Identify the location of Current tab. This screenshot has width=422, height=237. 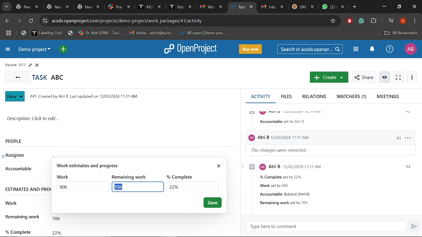
(237, 7).